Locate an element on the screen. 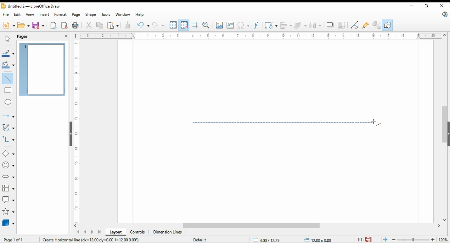 This screenshot has width=450, height=243. zoom factor is located at coordinates (444, 240).